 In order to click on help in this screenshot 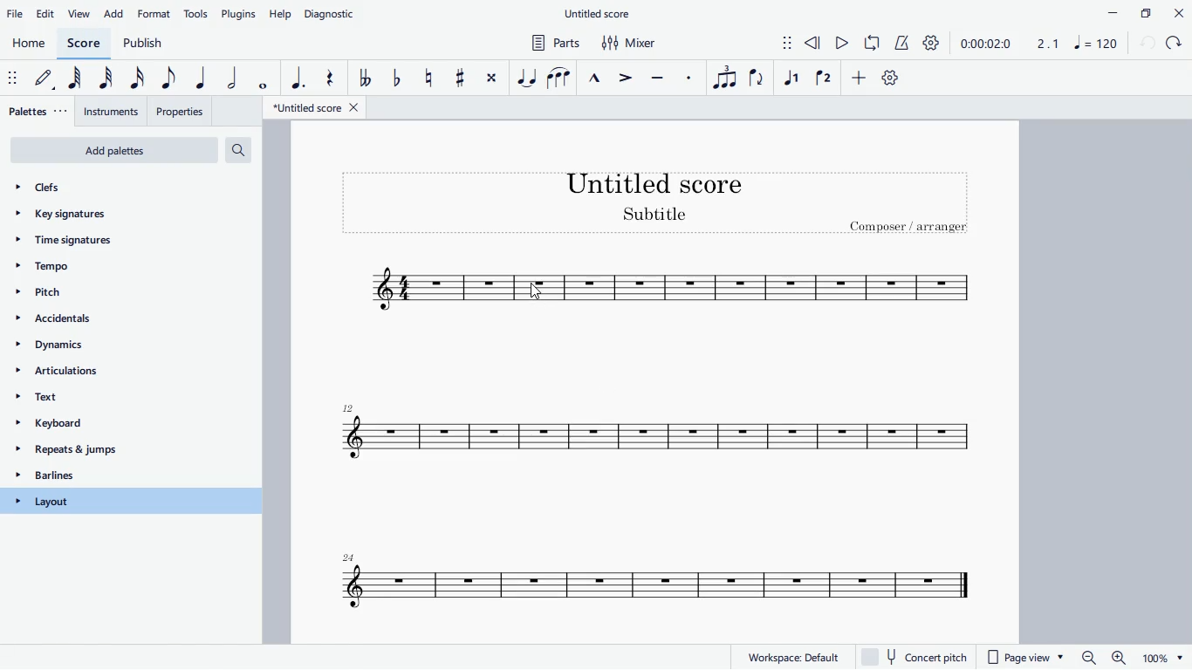, I will do `click(282, 13)`.